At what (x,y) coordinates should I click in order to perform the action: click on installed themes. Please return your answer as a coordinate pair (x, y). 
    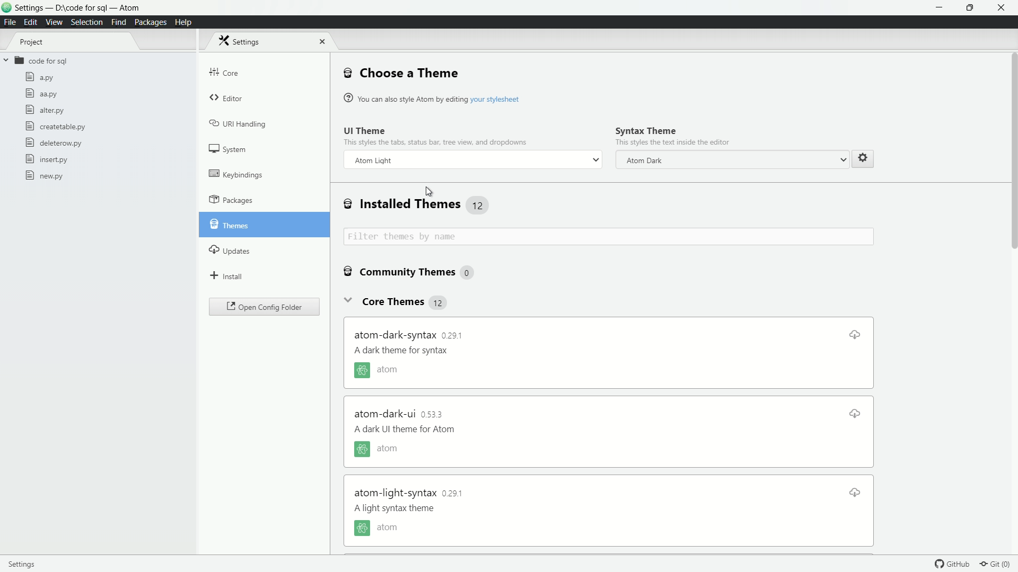
    Looking at the image, I should click on (416, 204).